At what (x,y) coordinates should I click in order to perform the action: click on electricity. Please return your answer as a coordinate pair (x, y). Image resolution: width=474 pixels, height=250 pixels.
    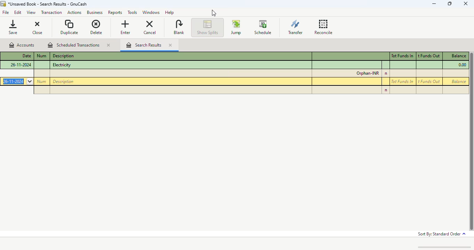
    Looking at the image, I should click on (62, 65).